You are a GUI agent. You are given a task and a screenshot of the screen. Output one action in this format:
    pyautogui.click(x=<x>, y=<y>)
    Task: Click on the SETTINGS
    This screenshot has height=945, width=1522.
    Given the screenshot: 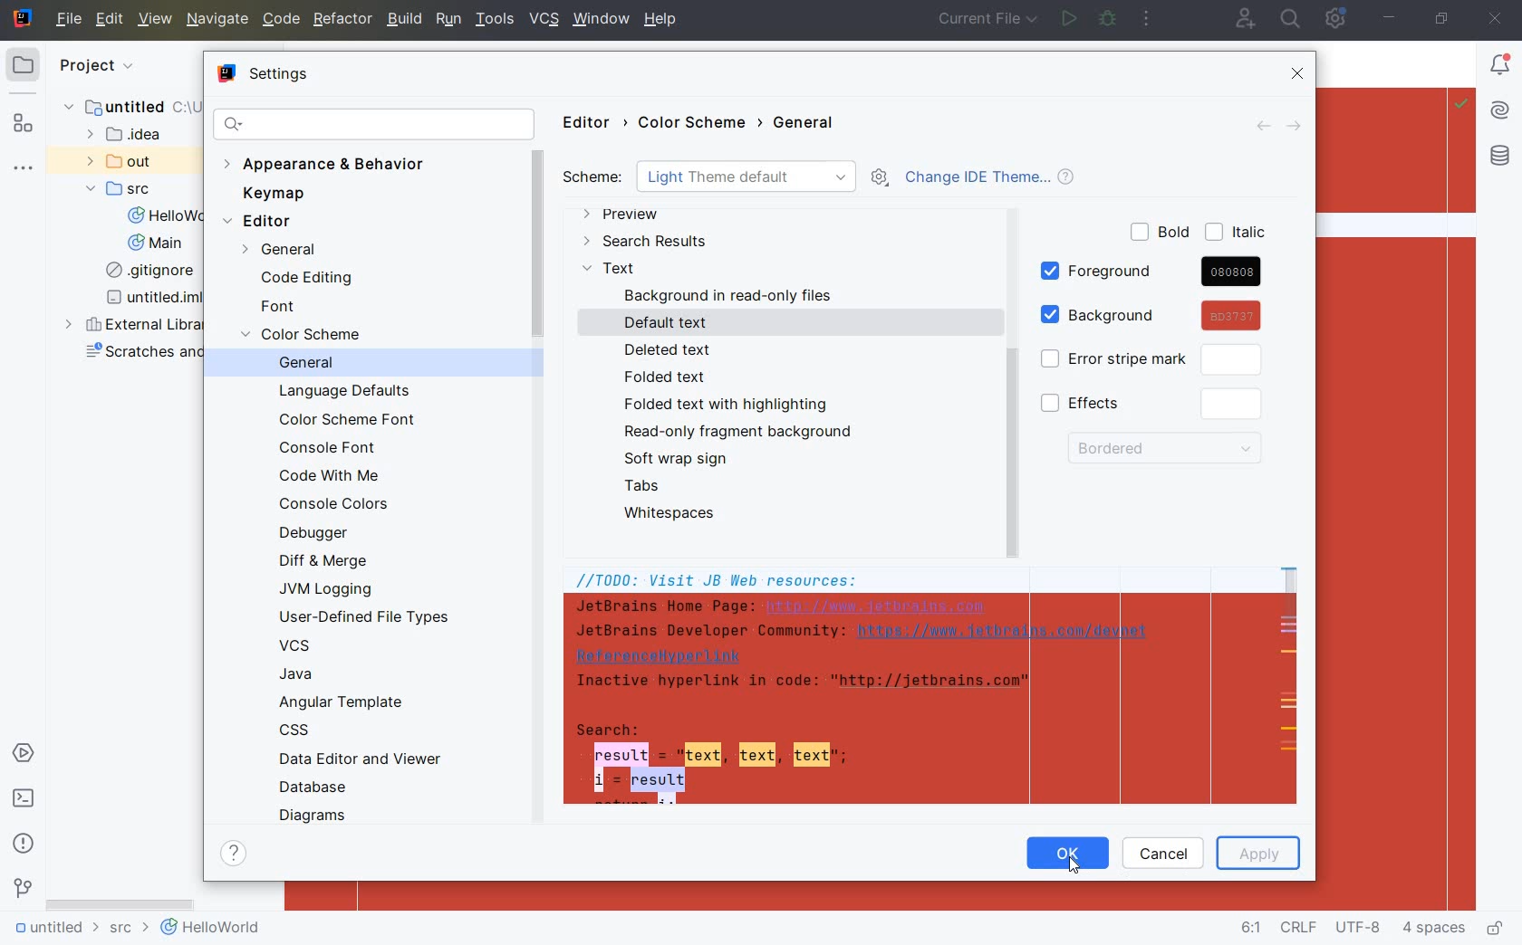 What is the action you would take?
    pyautogui.click(x=266, y=76)
    